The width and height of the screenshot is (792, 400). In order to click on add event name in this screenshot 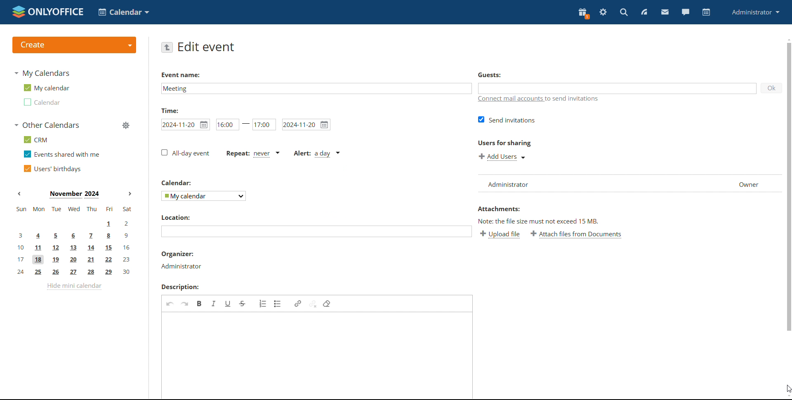, I will do `click(316, 89)`.